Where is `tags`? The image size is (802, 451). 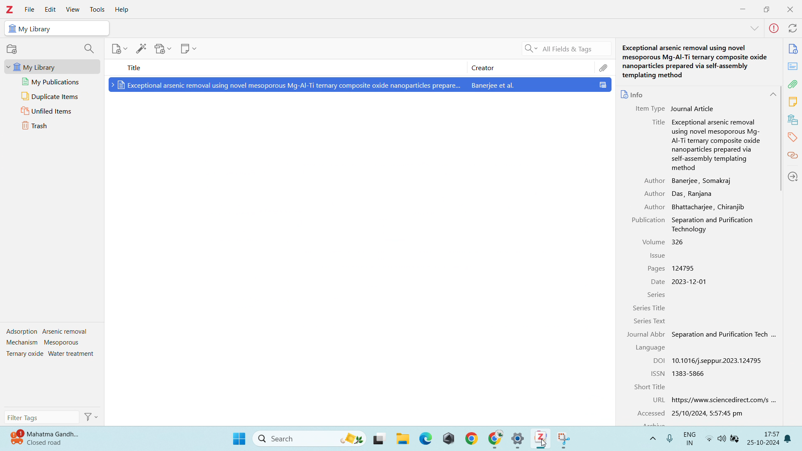
tags is located at coordinates (793, 136).